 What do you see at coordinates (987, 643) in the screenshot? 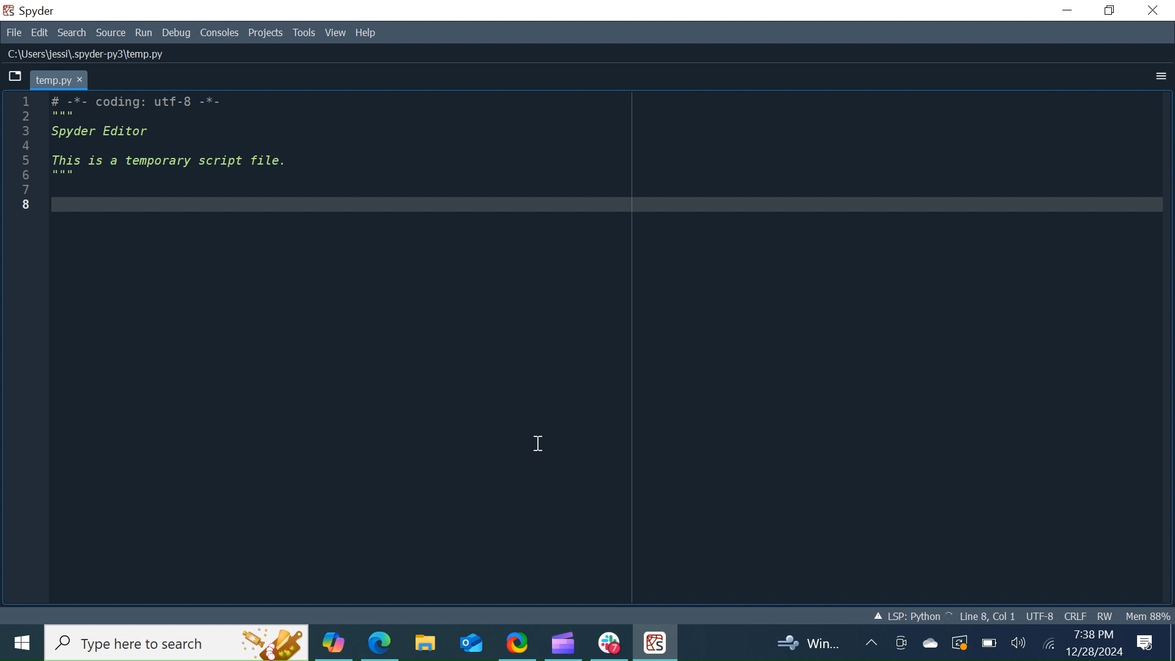
I see `Charge` at bounding box center [987, 643].